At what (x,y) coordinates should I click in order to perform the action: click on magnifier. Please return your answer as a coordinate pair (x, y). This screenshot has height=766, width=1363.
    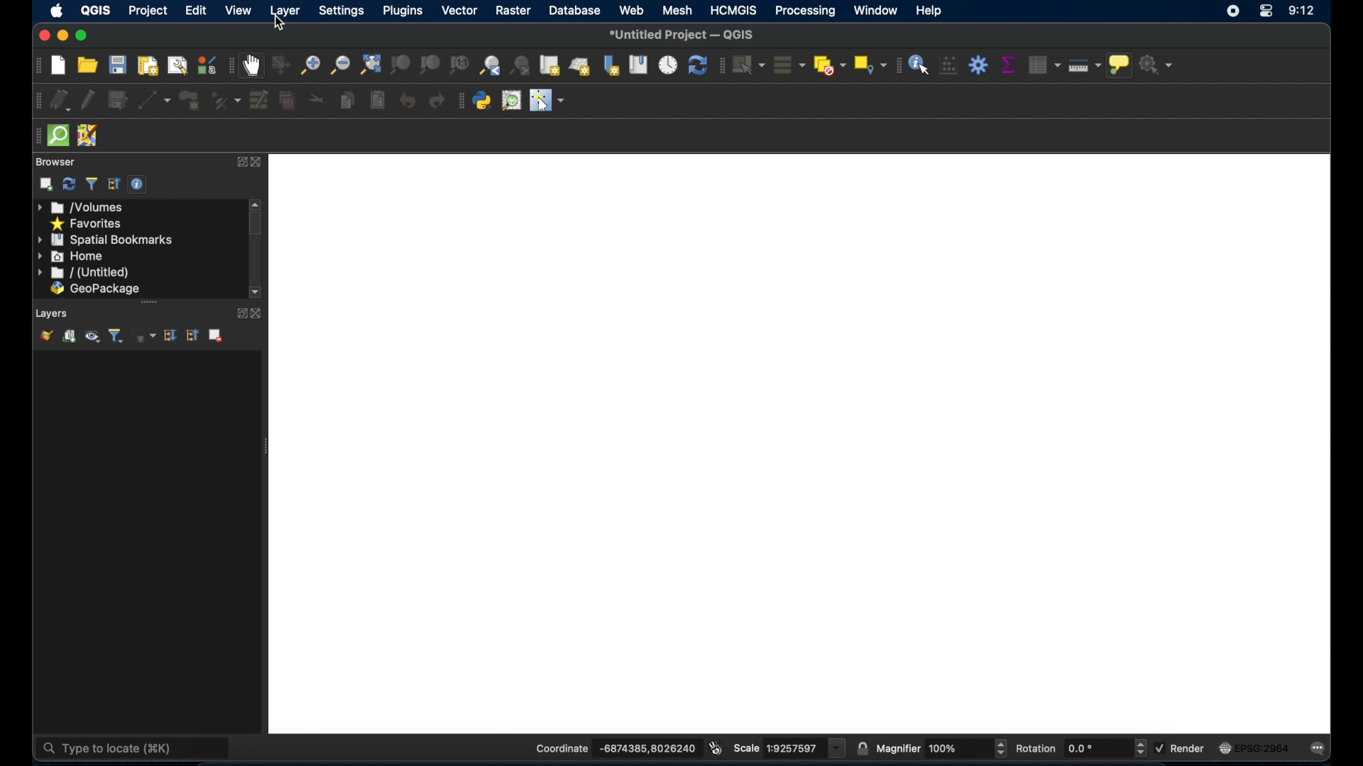
    Looking at the image, I should click on (943, 746).